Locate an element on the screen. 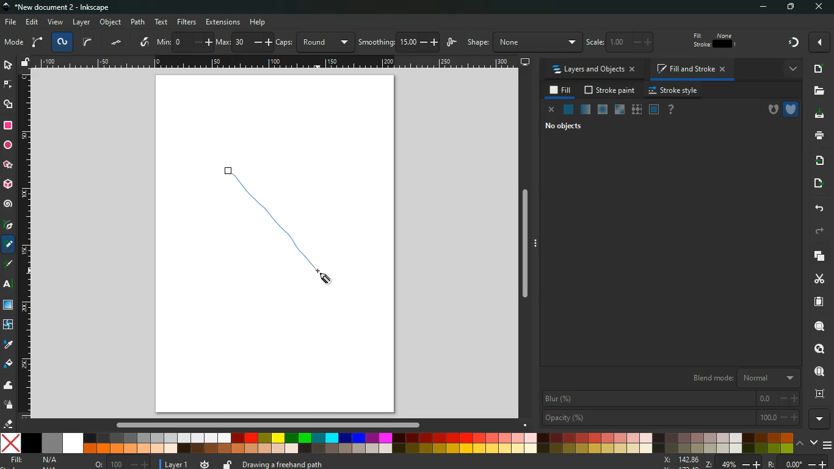 This screenshot has width=834, height=469. cut is located at coordinates (818, 279).